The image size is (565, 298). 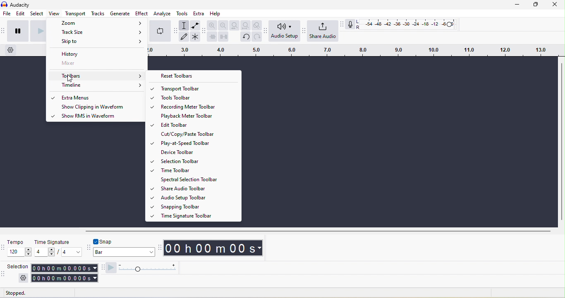 What do you see at coordinates (70, 78) in the screenshot?
I see `cursor` at bounding box center [70, 78].